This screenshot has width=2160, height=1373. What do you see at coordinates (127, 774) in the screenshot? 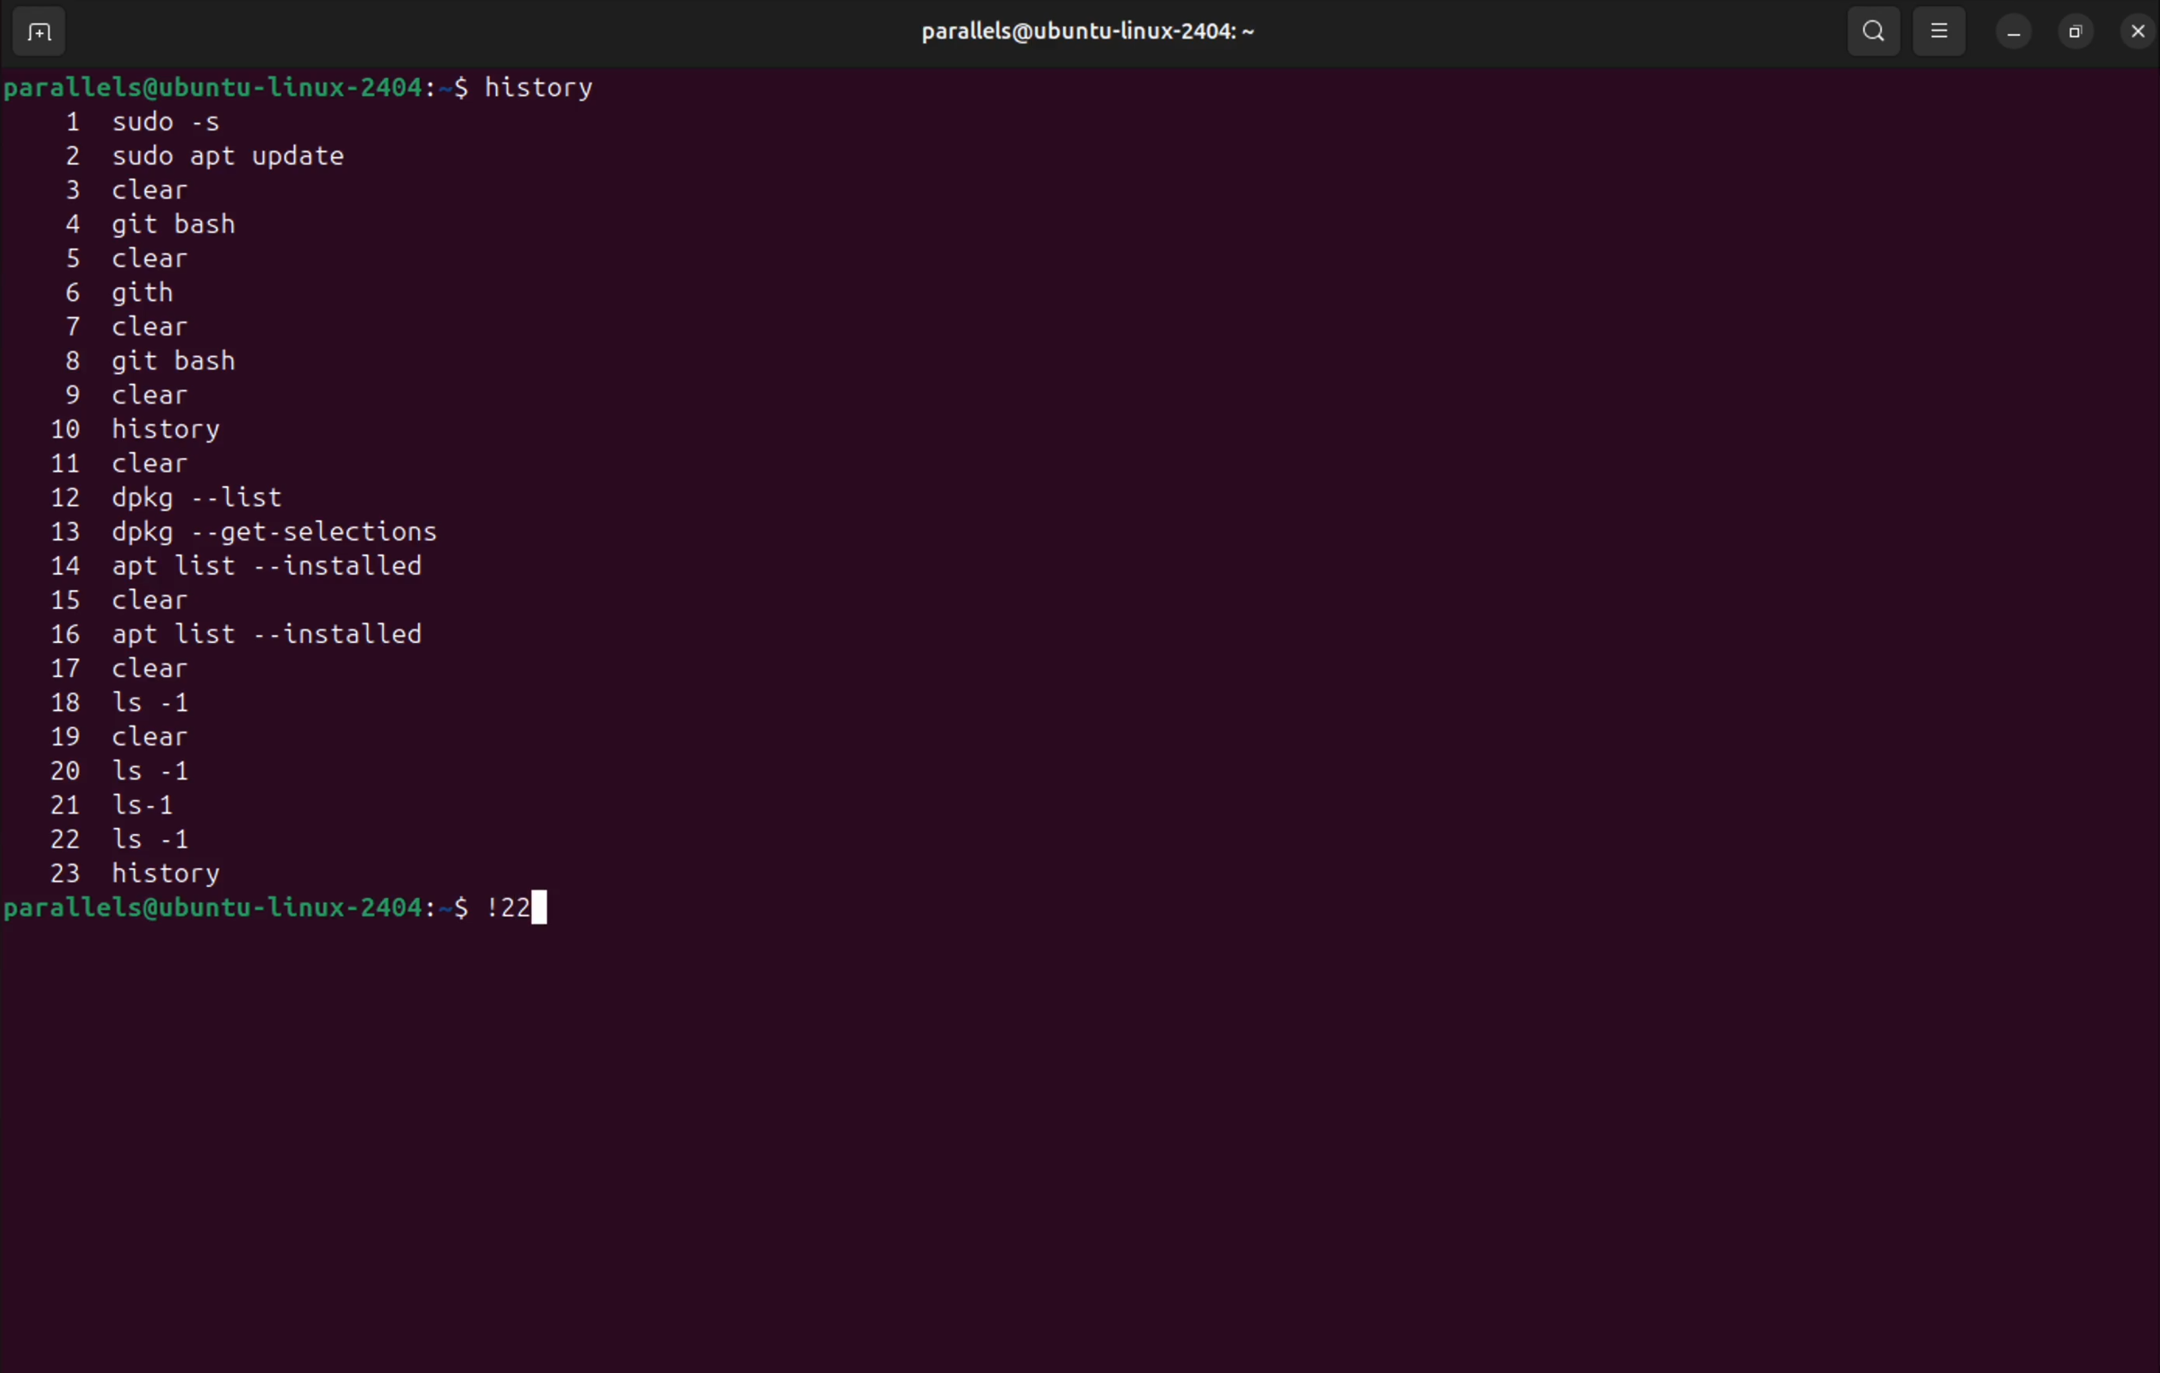
I see `20 ls -1` at bounding box center [127, 774].